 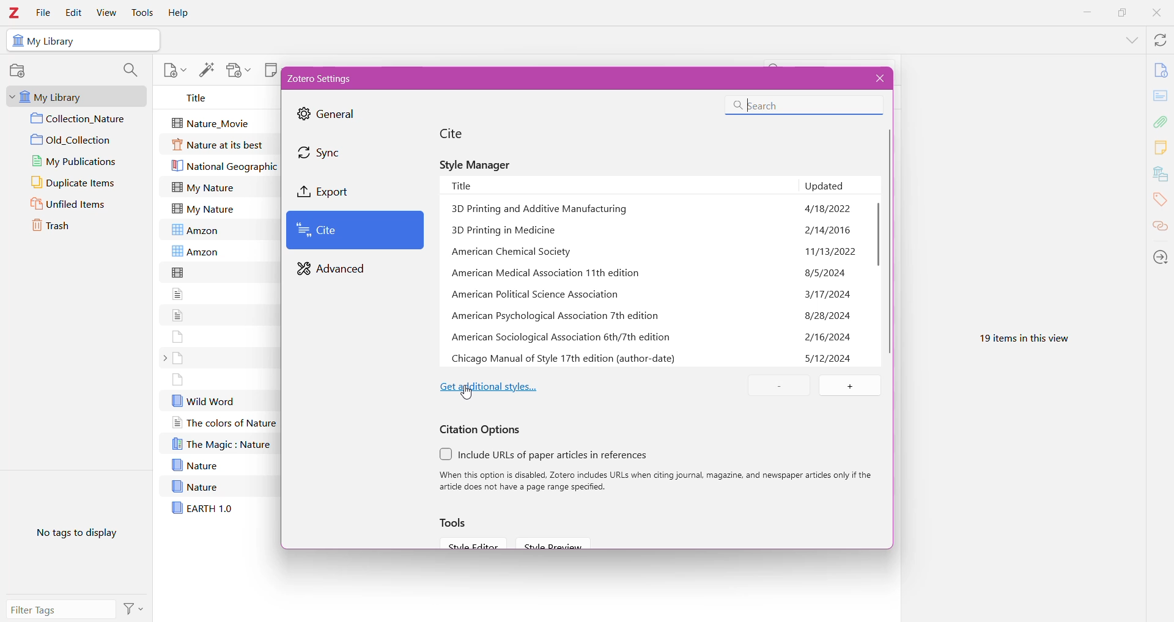 What do you see at coordinates (446, 453) in the screenshot?
I see `Checkbox ` at bounding box center [446, 453].